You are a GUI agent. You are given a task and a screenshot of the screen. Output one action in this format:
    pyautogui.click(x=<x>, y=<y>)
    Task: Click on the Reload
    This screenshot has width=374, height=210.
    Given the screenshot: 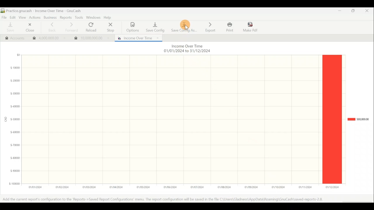 What is the action you would take?
    pyautogui.click(x=92, y=27)
    